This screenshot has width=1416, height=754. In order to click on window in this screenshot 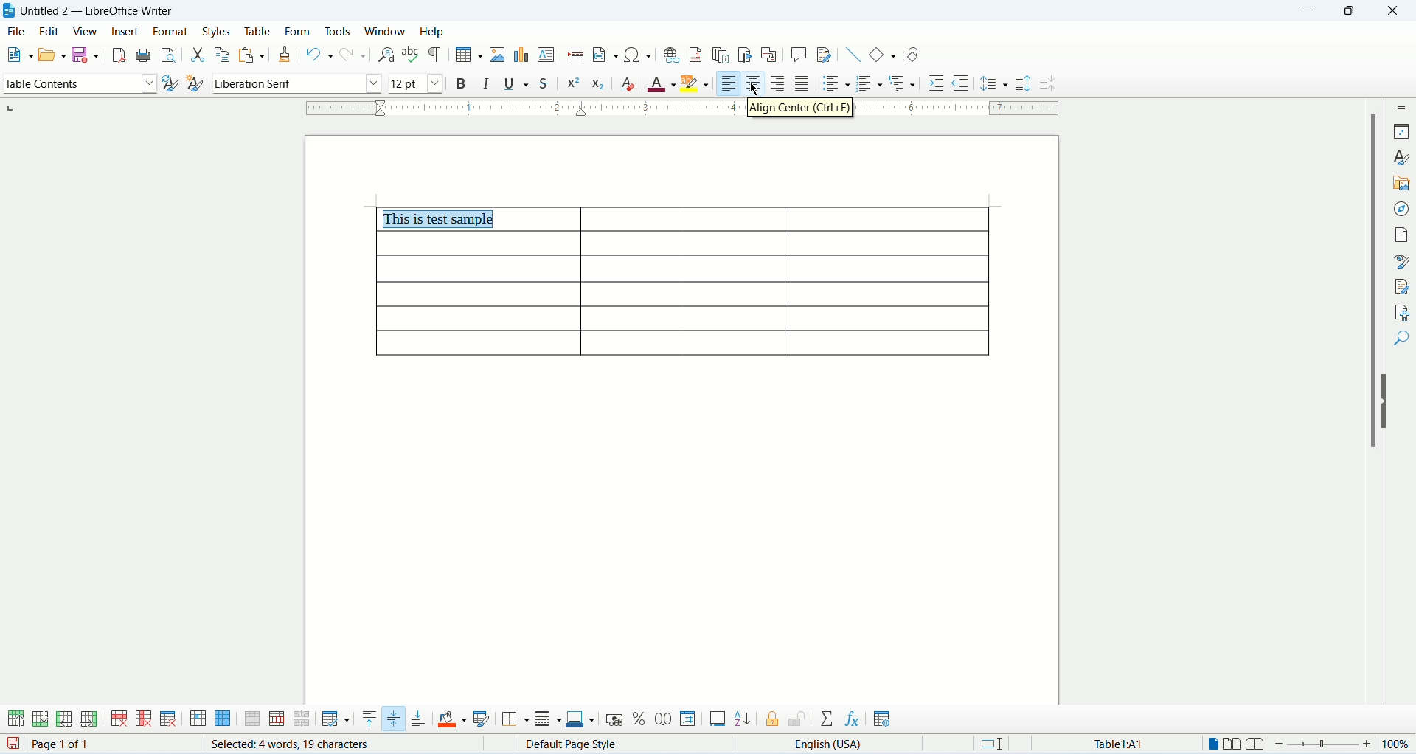, I will do `click(386, 31)`.